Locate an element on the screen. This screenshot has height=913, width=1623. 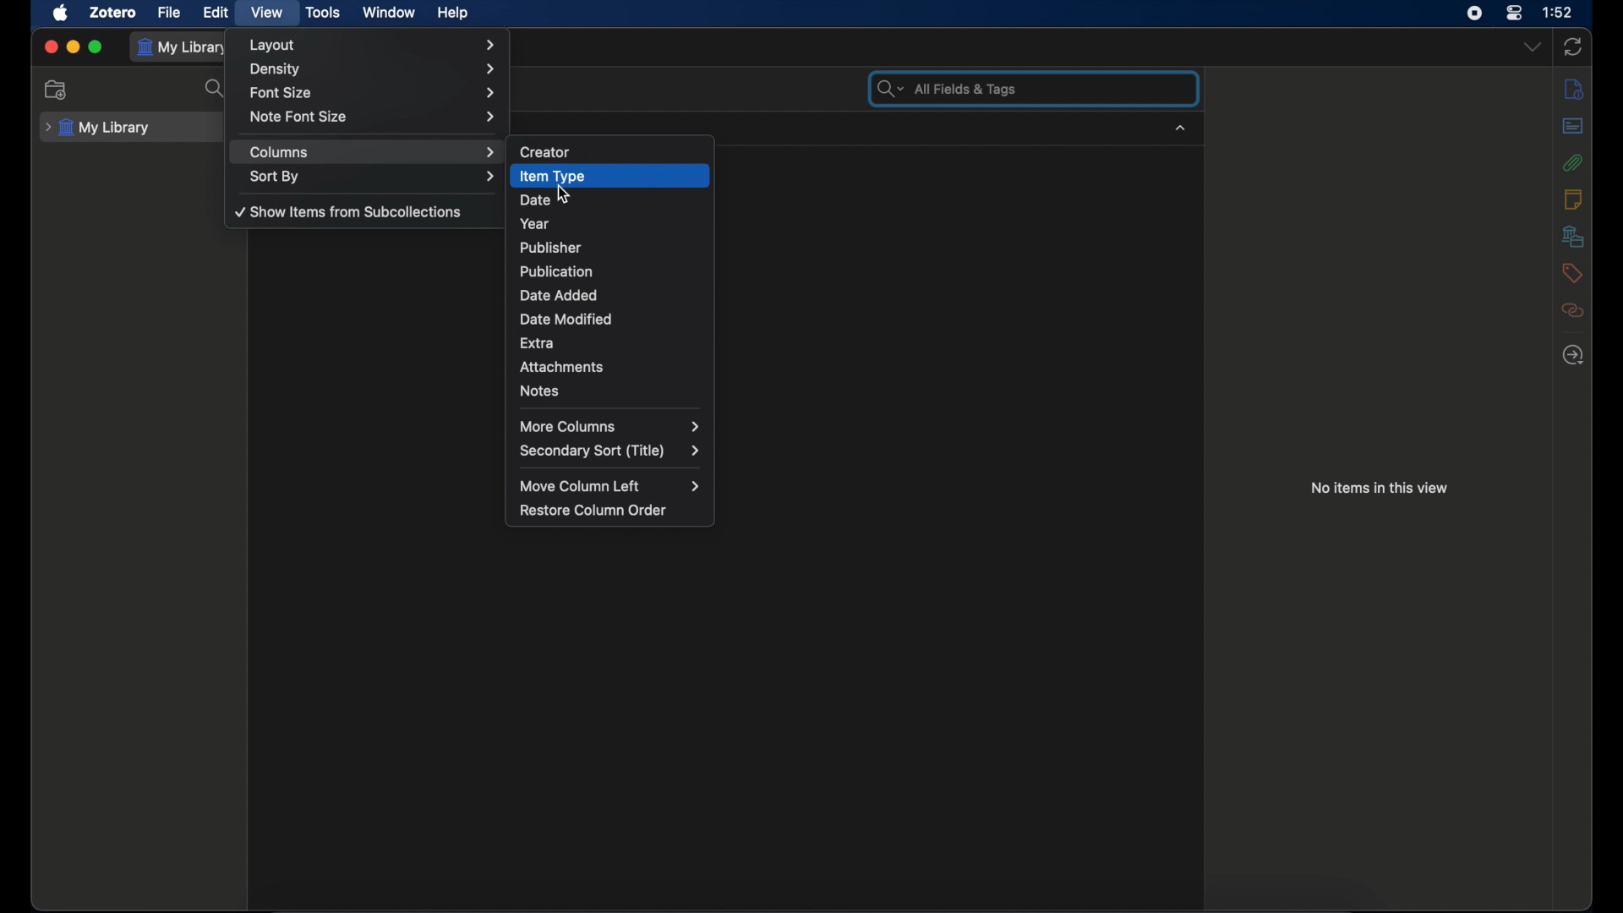
sync is located at coordinates (1574, 47).